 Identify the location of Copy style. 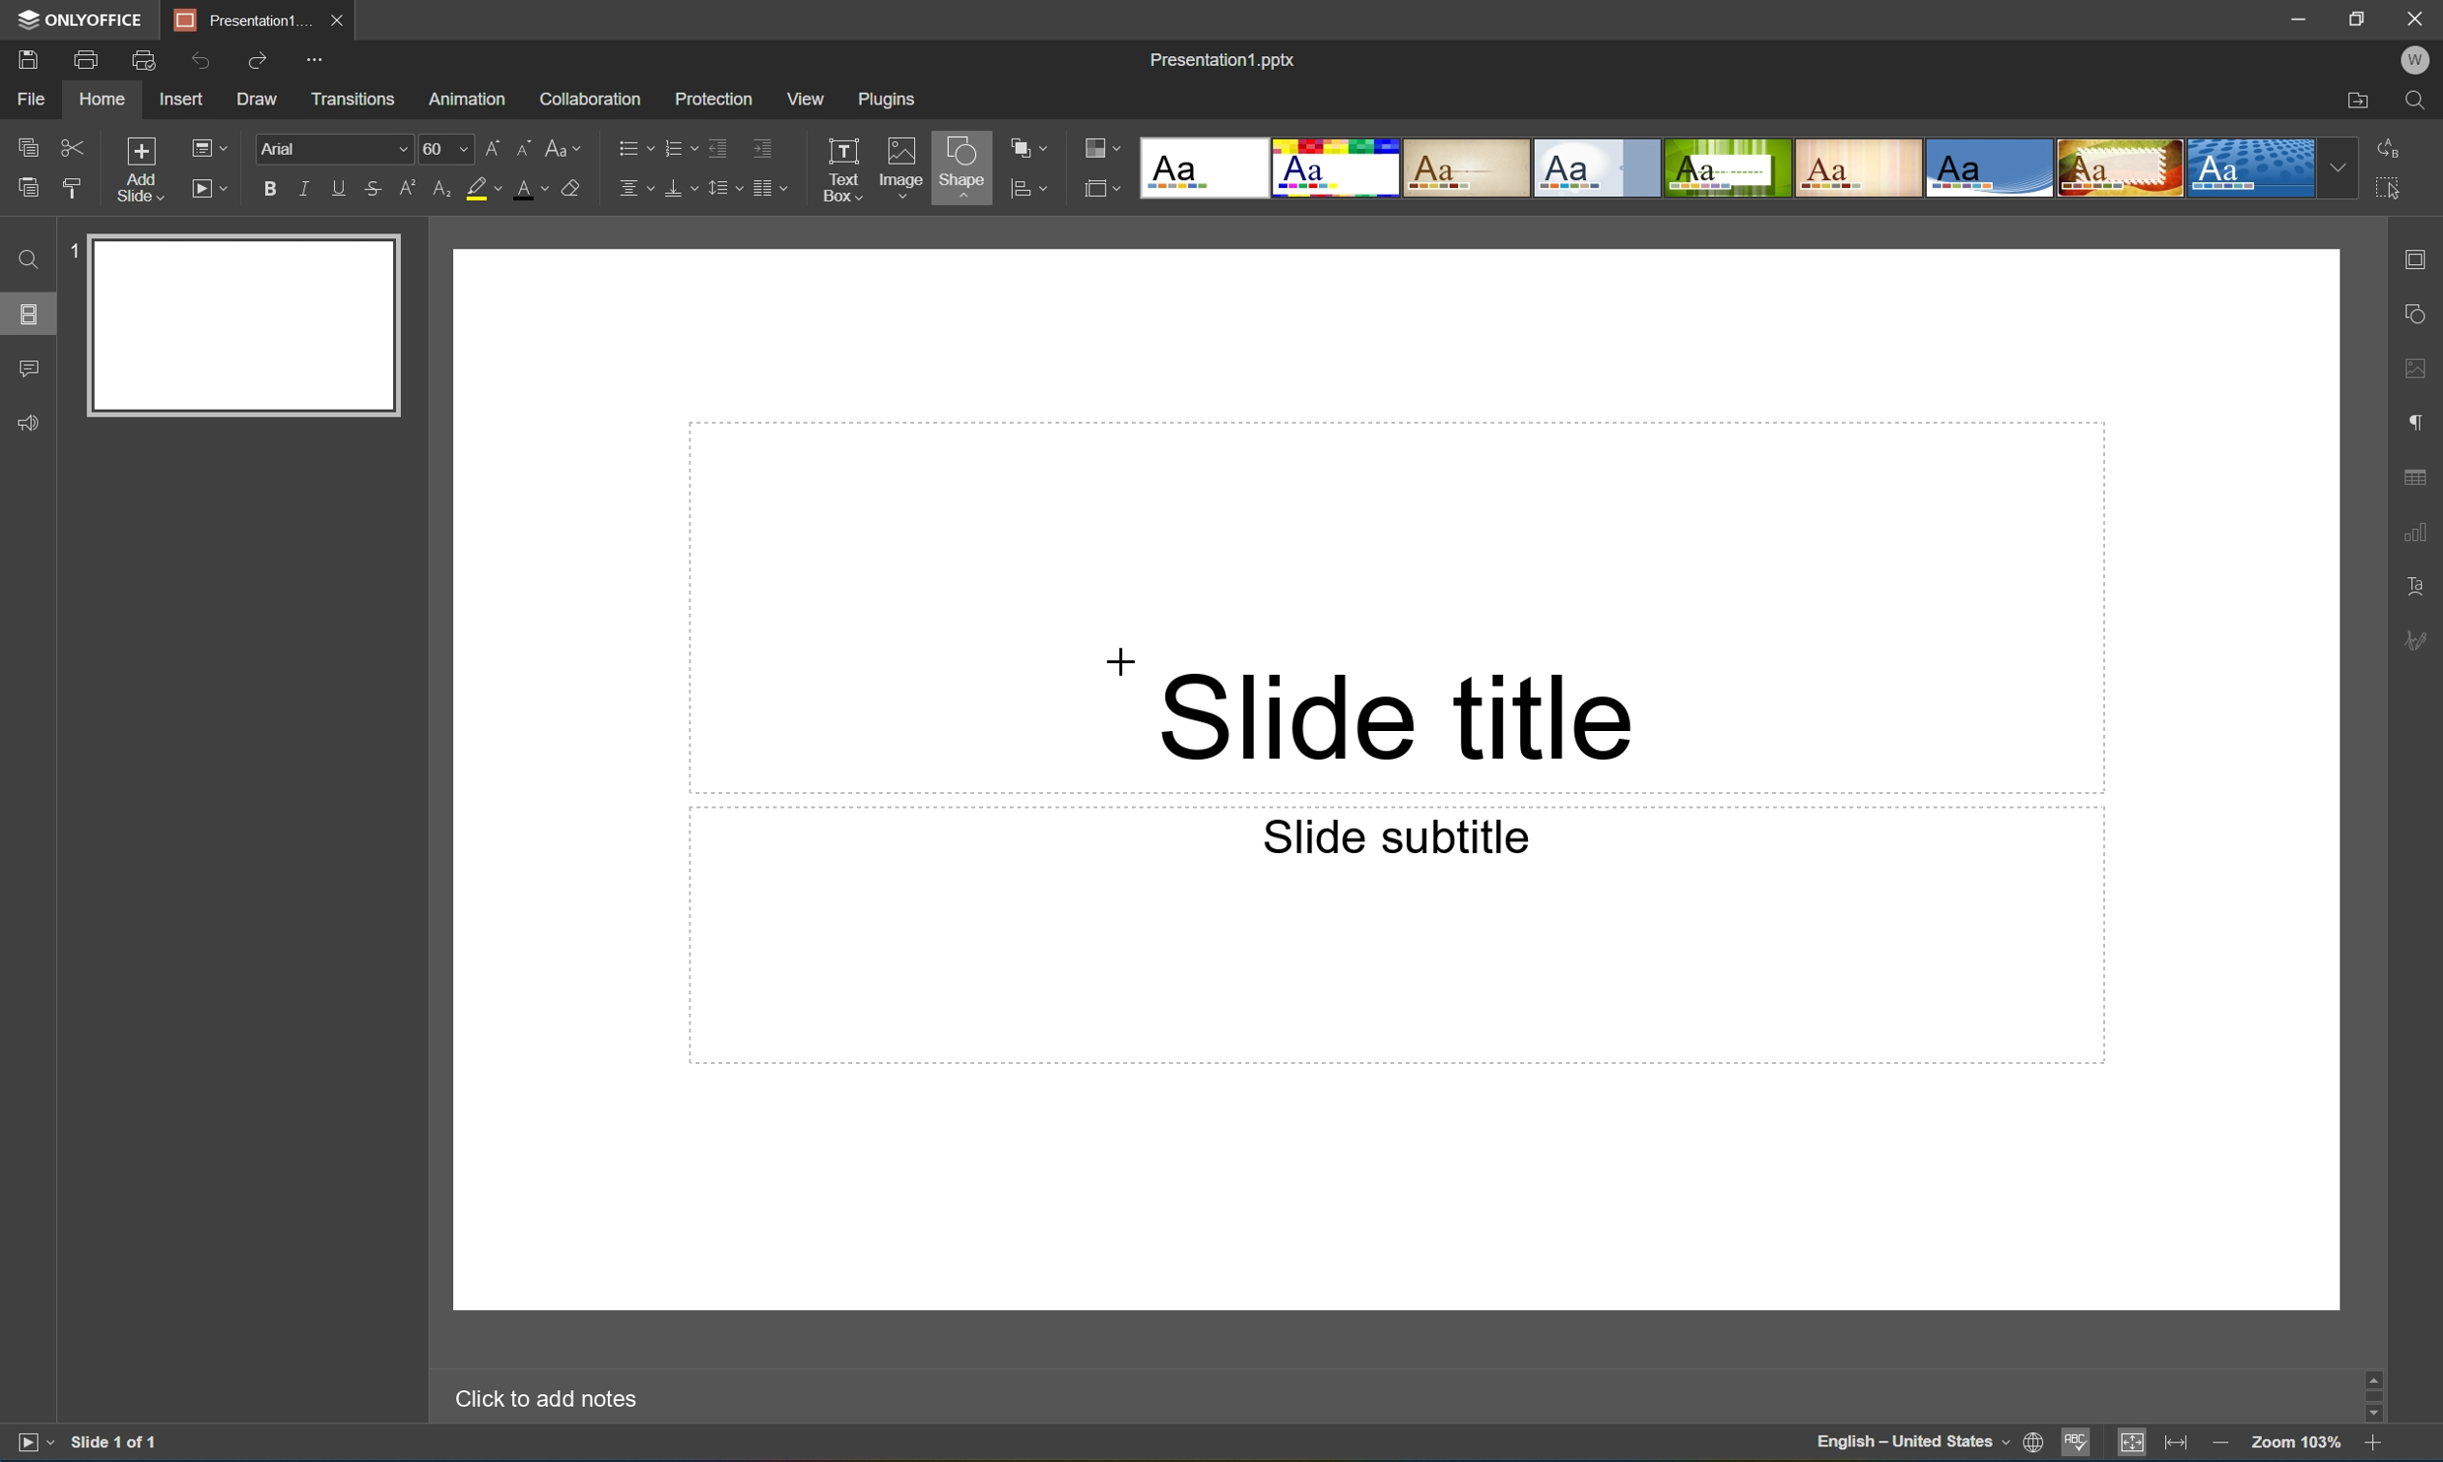
(72, 185).